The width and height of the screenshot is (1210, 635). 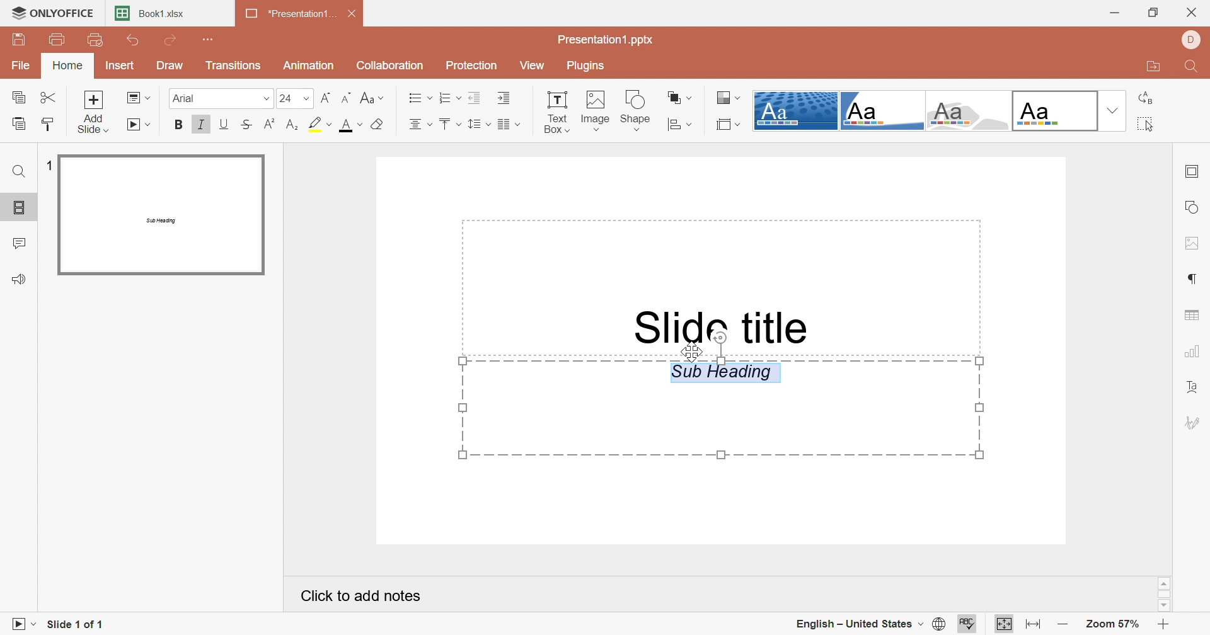 I want to click on Slide Title, so click(x=714, y=325).